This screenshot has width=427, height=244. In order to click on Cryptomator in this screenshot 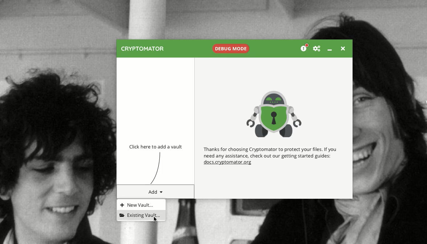, I will do `click(142, 49)`.